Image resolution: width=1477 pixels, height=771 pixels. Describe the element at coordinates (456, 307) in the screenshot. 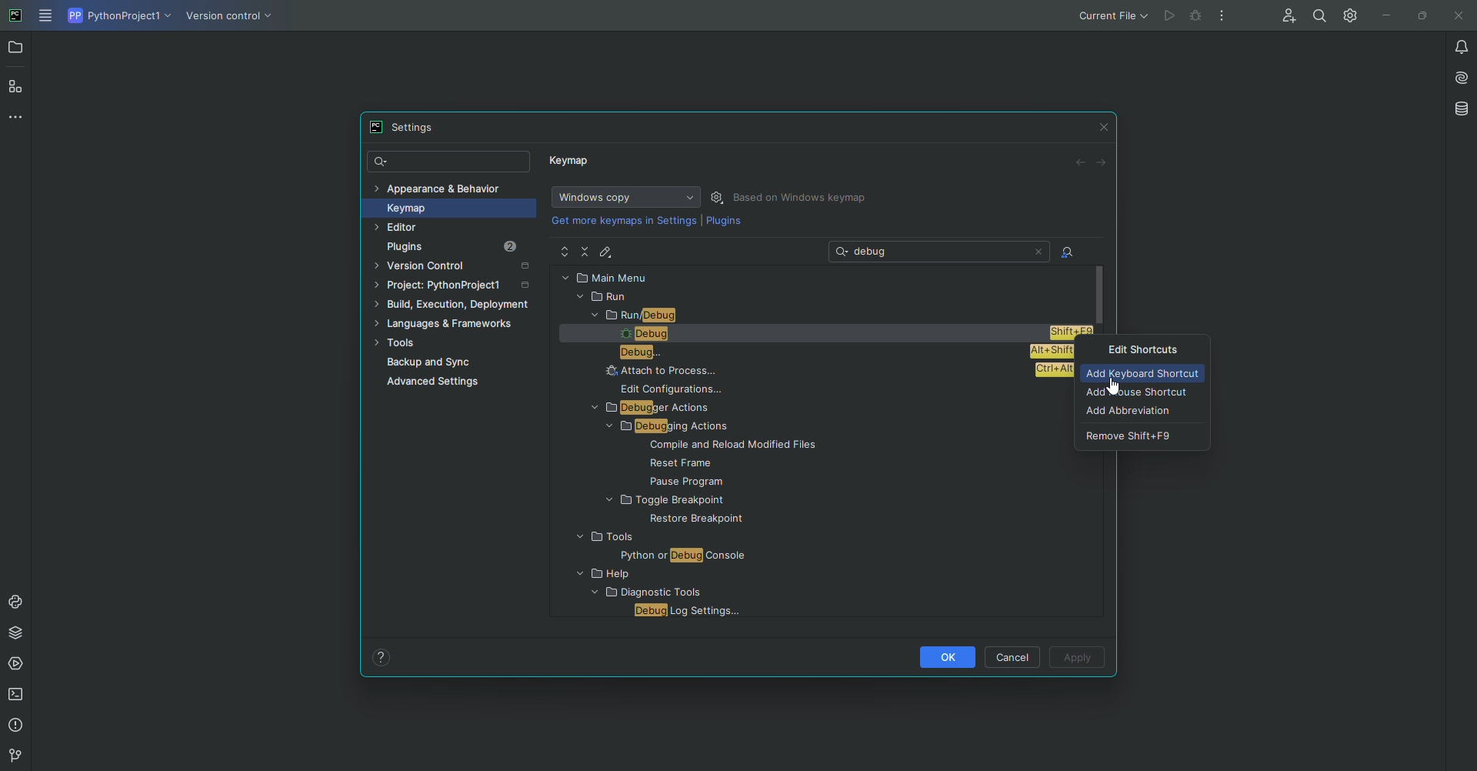

I see `Build, execution, development` at that location.